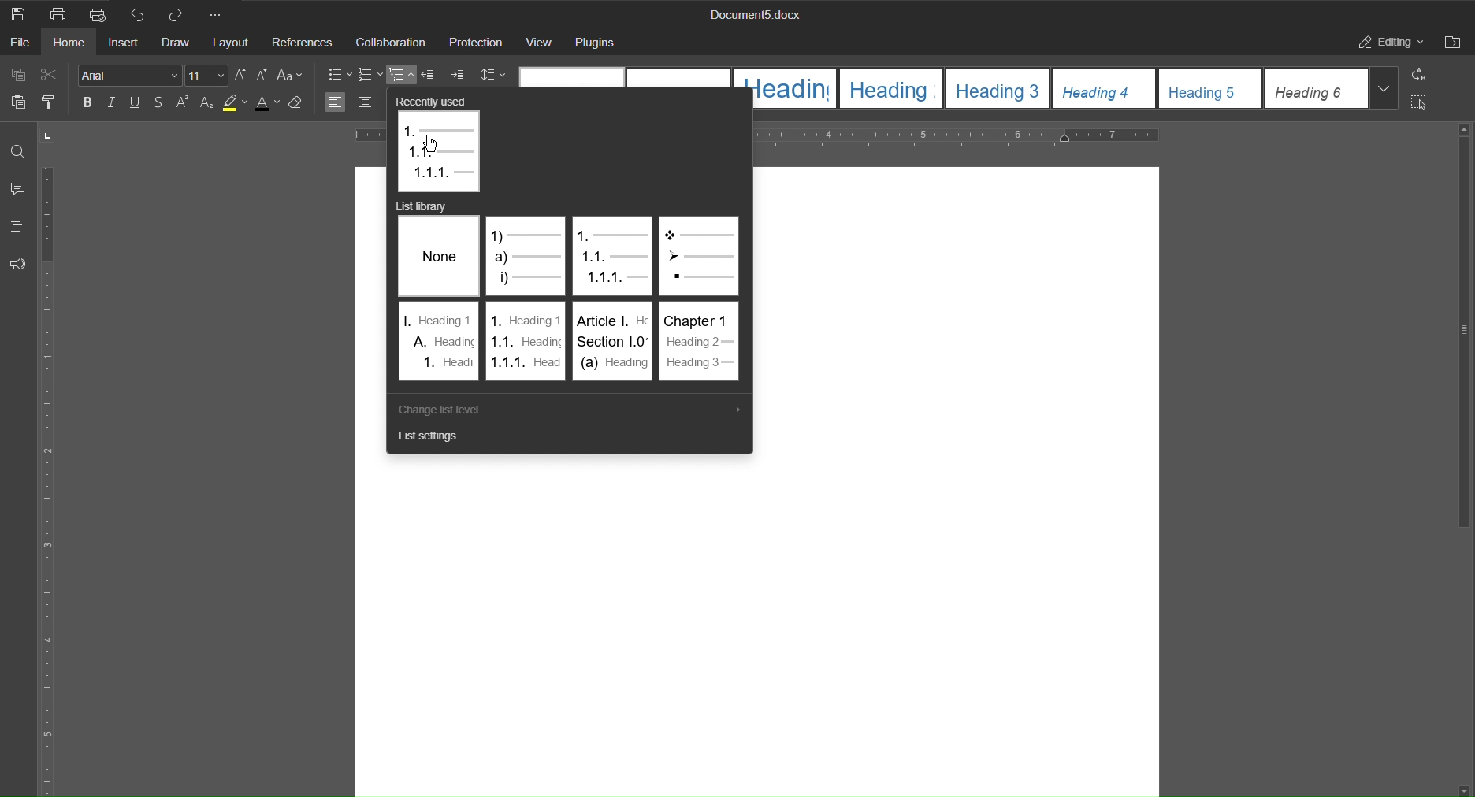  Describe the element at coordinates (17, 262) in the screenshot. I see `Feedback and Support` at that location.